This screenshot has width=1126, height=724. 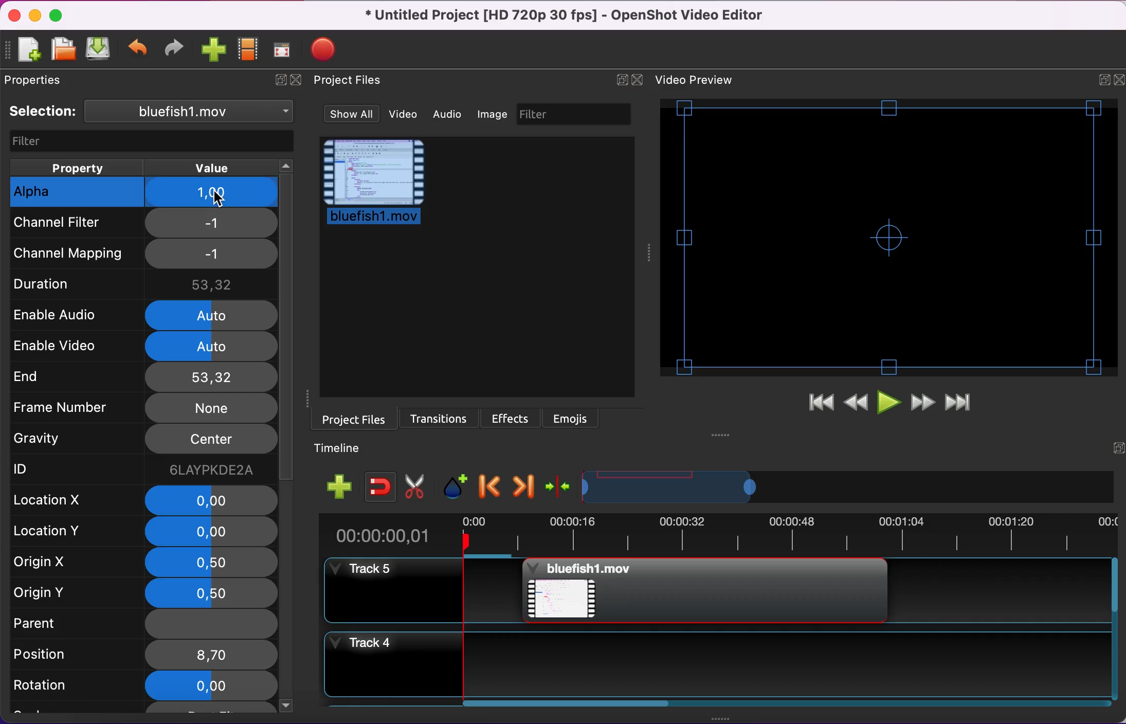 I want to click on 0,5, so click(x=214, y=593).